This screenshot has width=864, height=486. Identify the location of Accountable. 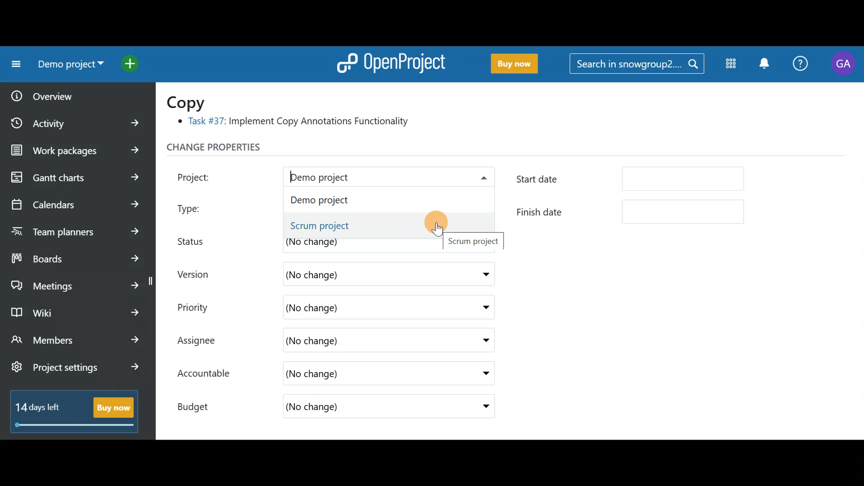
(208, 374).